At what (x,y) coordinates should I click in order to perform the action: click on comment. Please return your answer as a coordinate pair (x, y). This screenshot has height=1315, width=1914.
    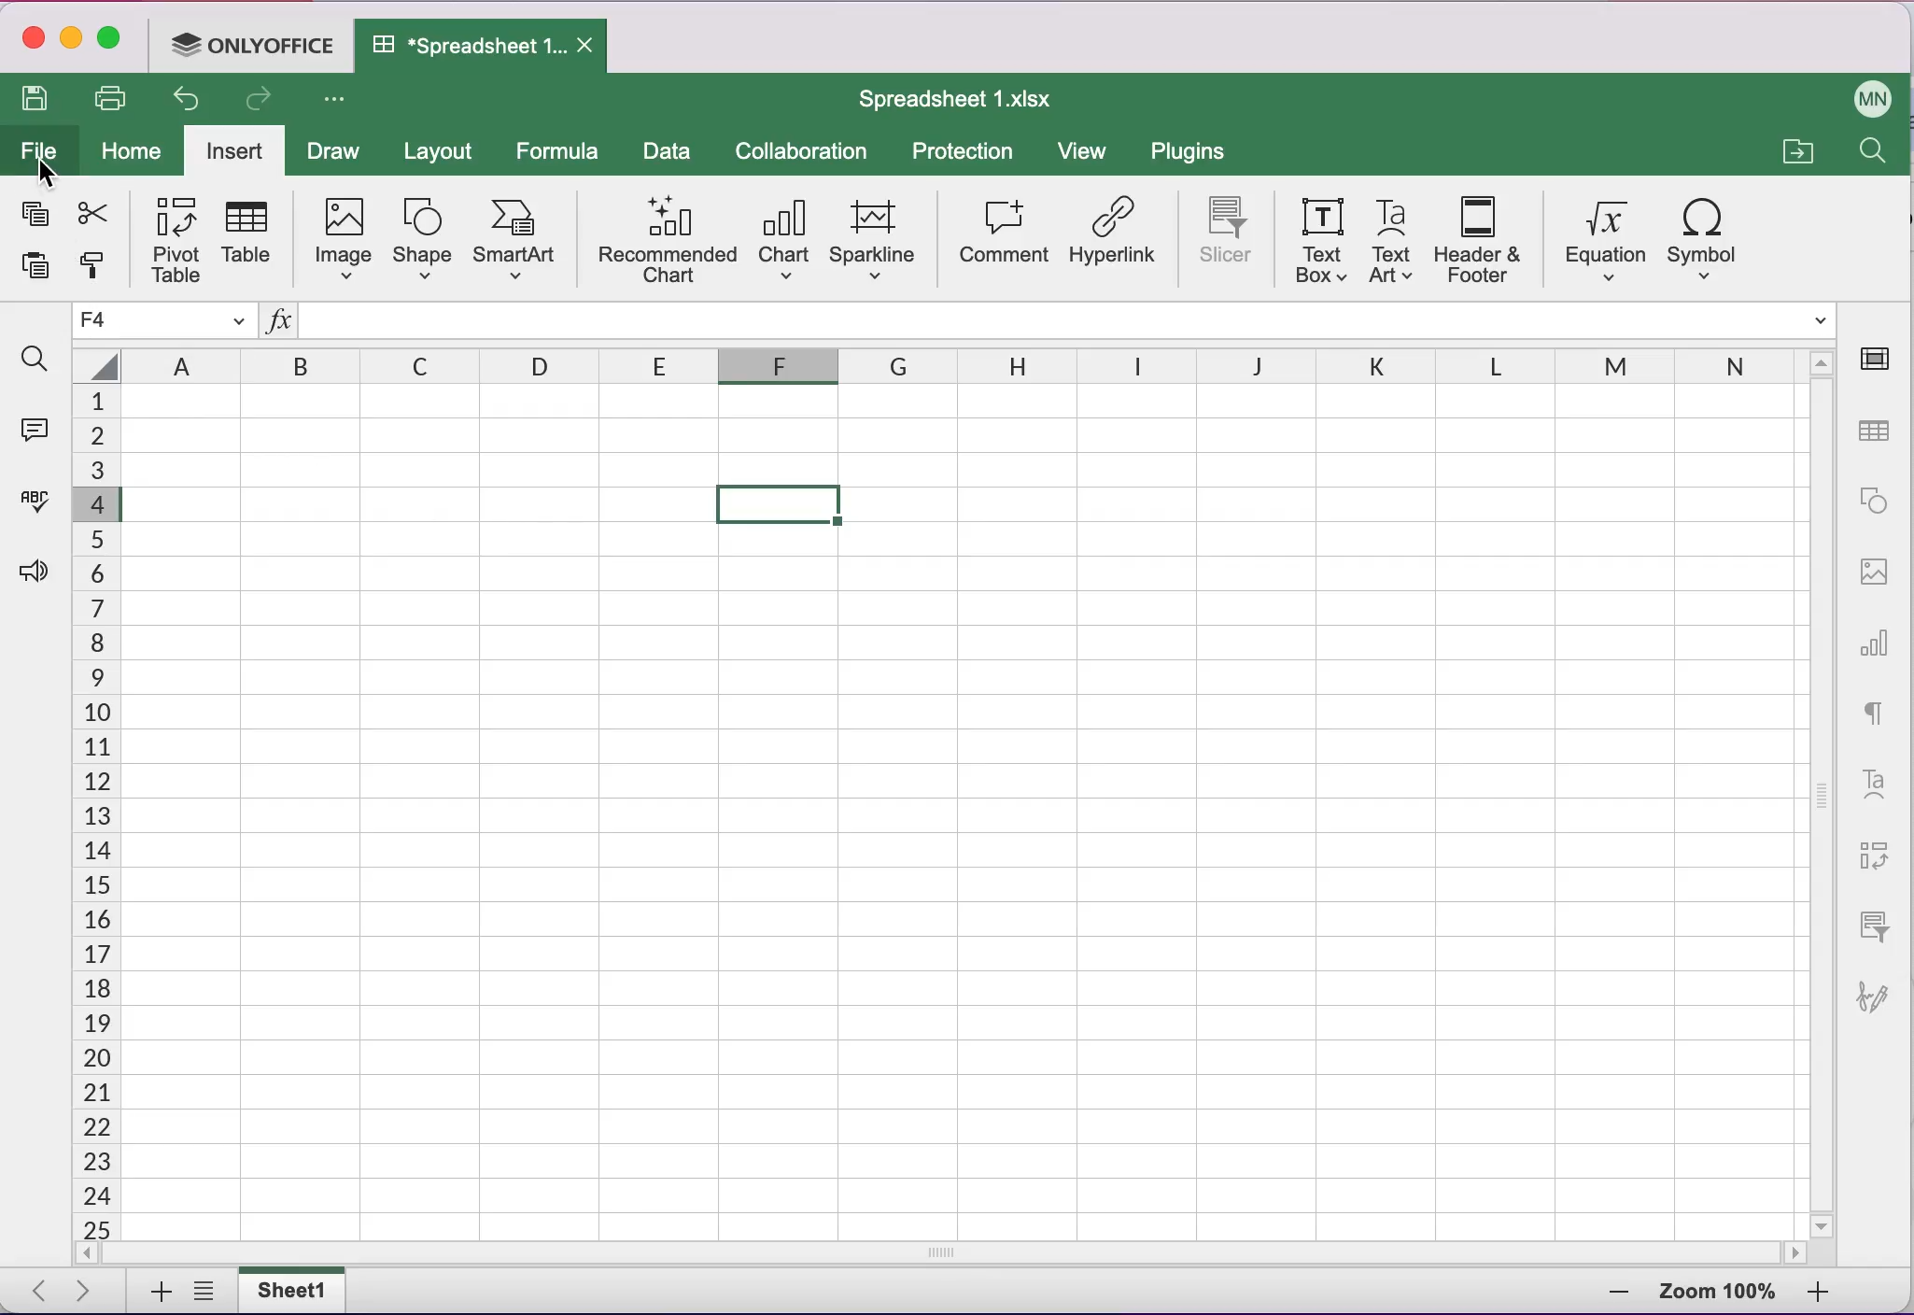
    Looking at the image, I should click on (1003, 237).